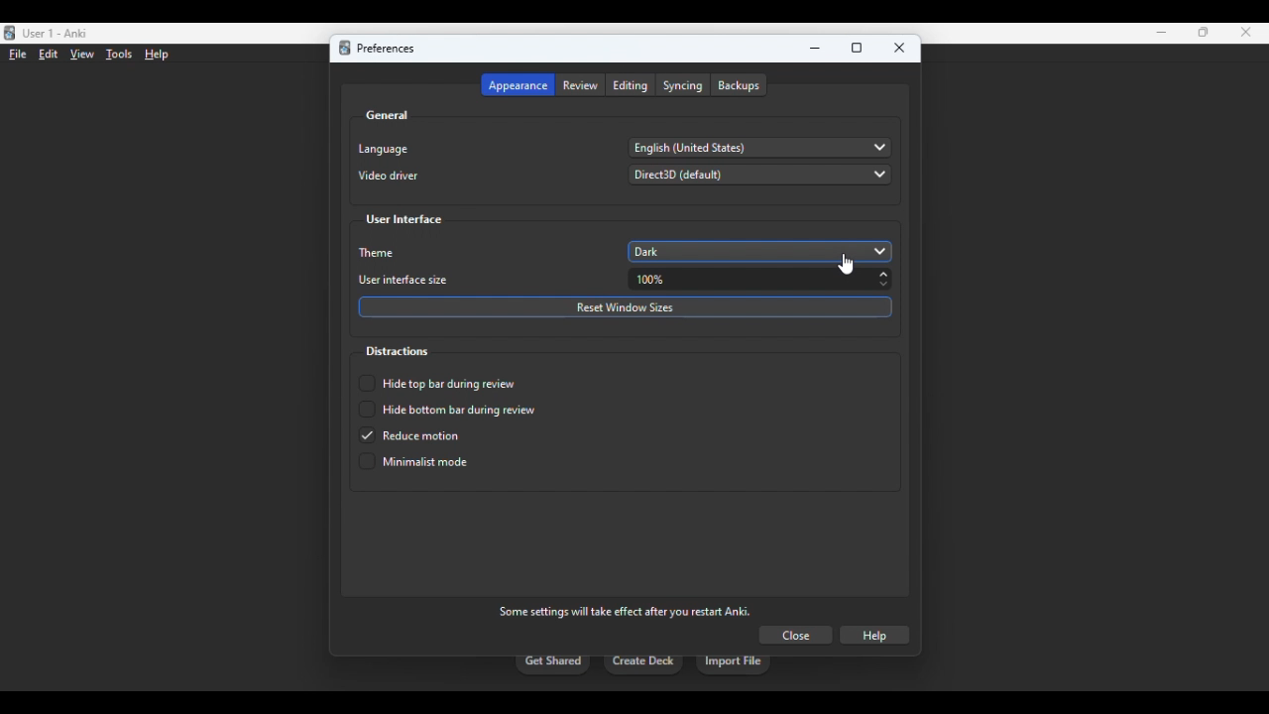 The height and width of the screenshot is (714, 1269). I want to click on editing, so click(632, 85).